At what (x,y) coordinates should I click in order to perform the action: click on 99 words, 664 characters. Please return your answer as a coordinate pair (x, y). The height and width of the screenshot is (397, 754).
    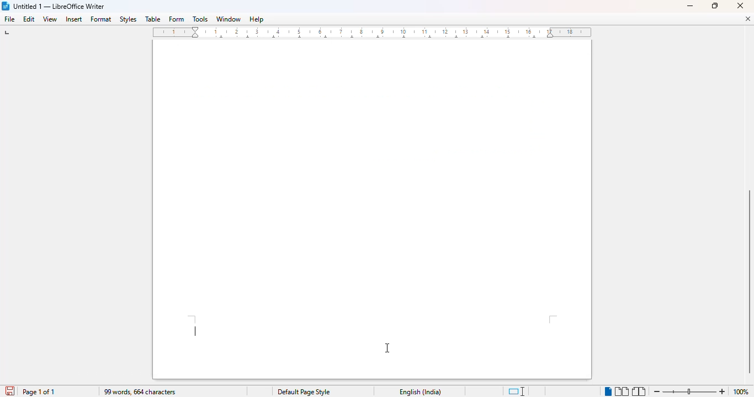
    Looking at the image, I should click on (141, 392).